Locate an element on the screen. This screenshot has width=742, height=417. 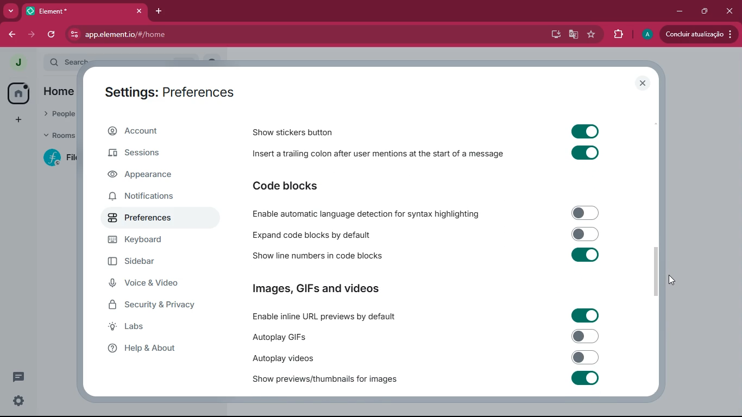
back is located at coordinates (14, 34).